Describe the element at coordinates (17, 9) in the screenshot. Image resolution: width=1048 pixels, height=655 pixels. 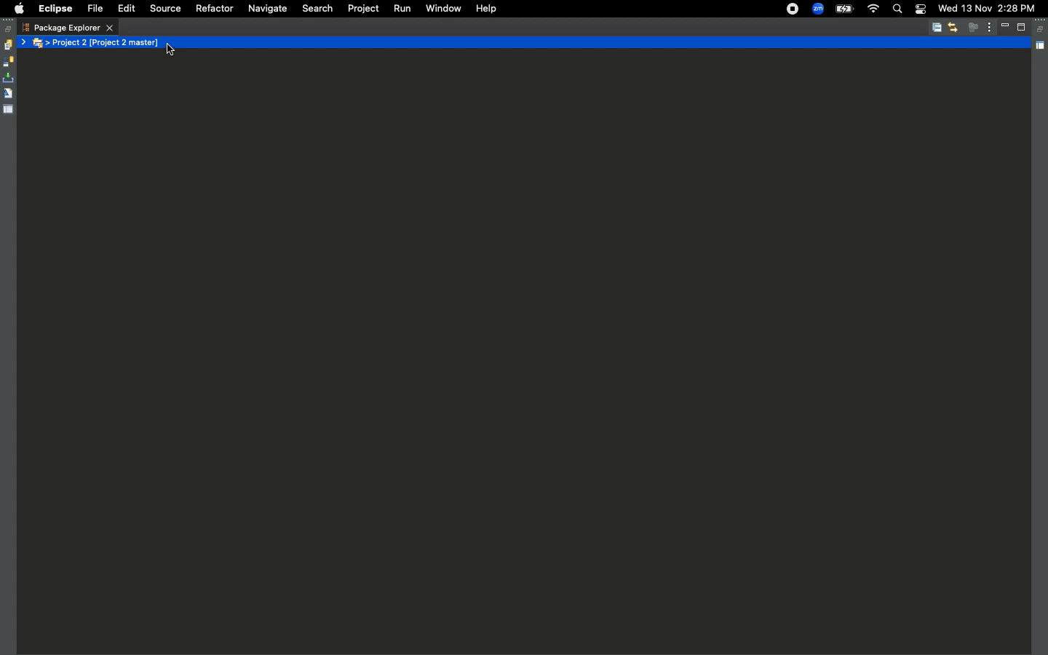
I see `Apple logo` at that location.